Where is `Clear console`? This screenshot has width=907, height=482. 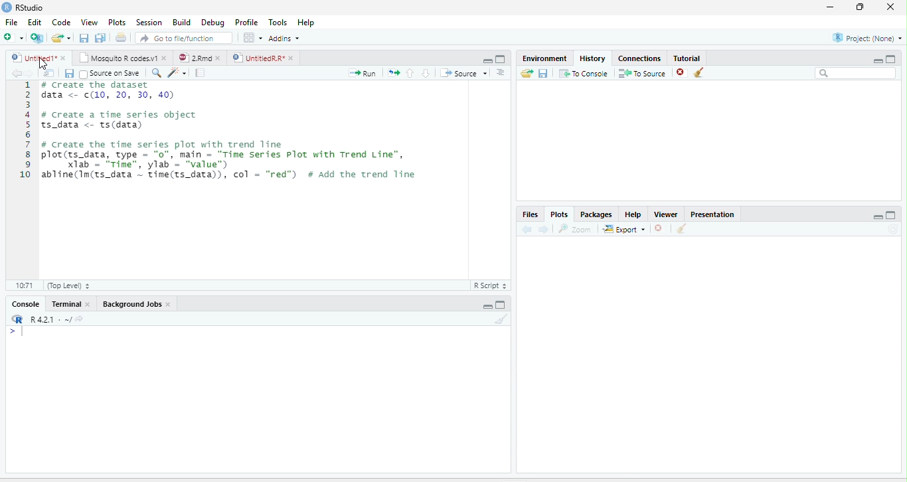
Clear console is located at coordinates (502, 319).